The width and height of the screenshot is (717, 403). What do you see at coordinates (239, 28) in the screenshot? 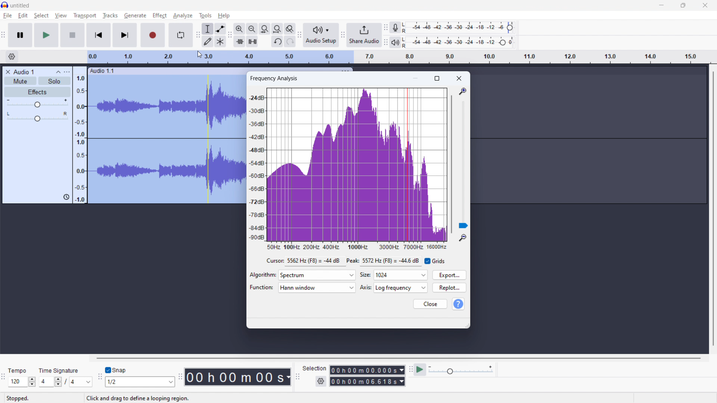
I see `zoom in` at bounding box center [239, 28].